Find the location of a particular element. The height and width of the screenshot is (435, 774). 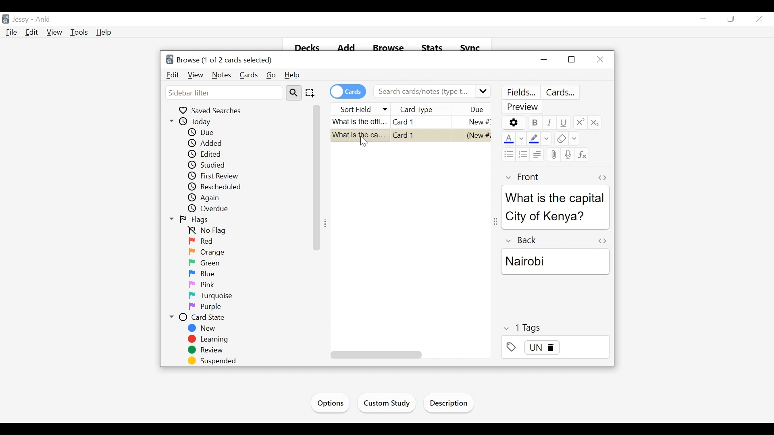

Anki Desktop Icon is located at coordinates (6, 19).